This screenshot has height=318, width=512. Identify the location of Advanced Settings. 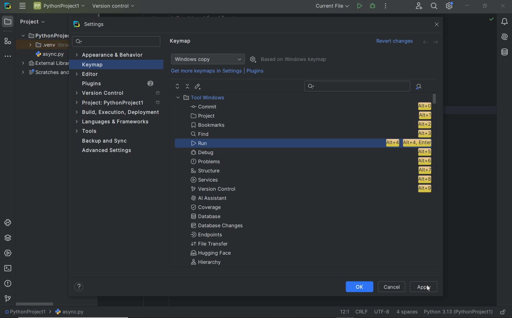
(108, 151).